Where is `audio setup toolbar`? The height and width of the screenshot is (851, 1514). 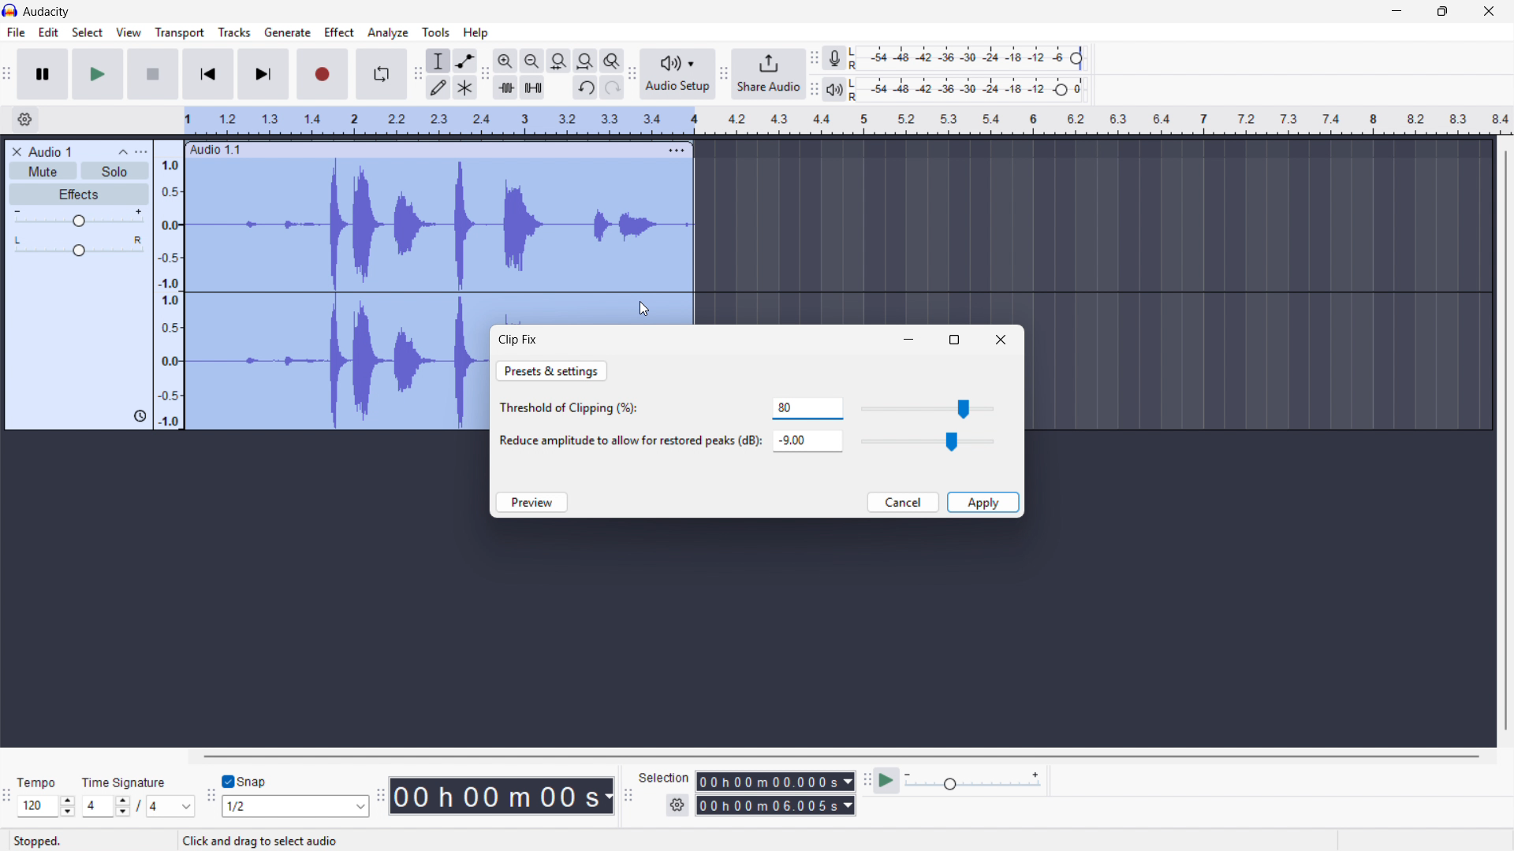 audio setup toolbar is located at coordinates (632, 76).